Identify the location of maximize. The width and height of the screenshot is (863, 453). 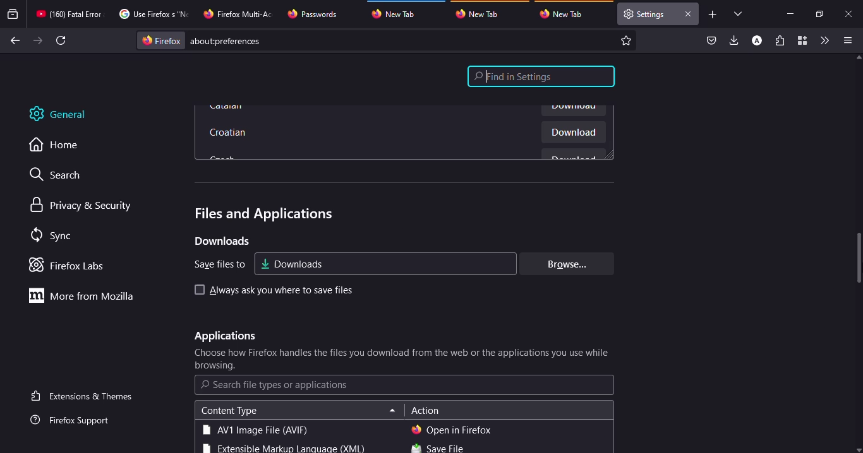
(818, 14).